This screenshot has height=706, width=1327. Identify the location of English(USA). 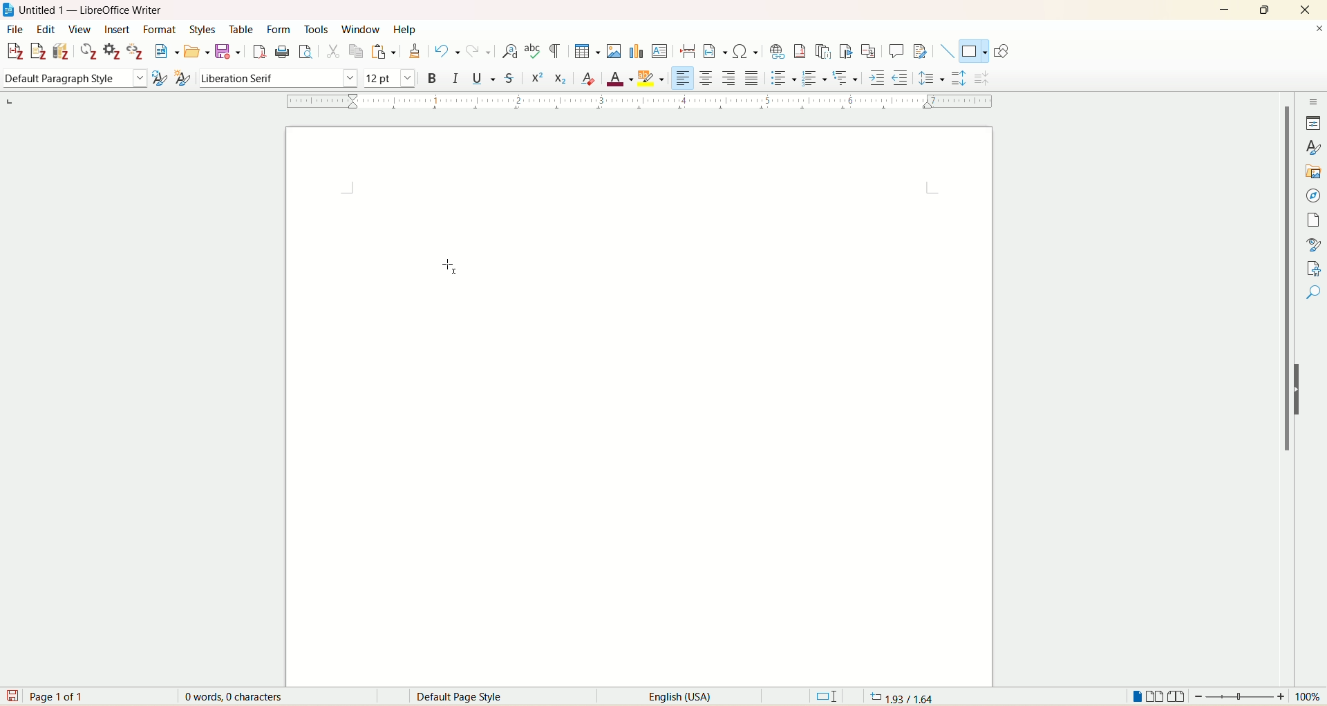
(670, 696).